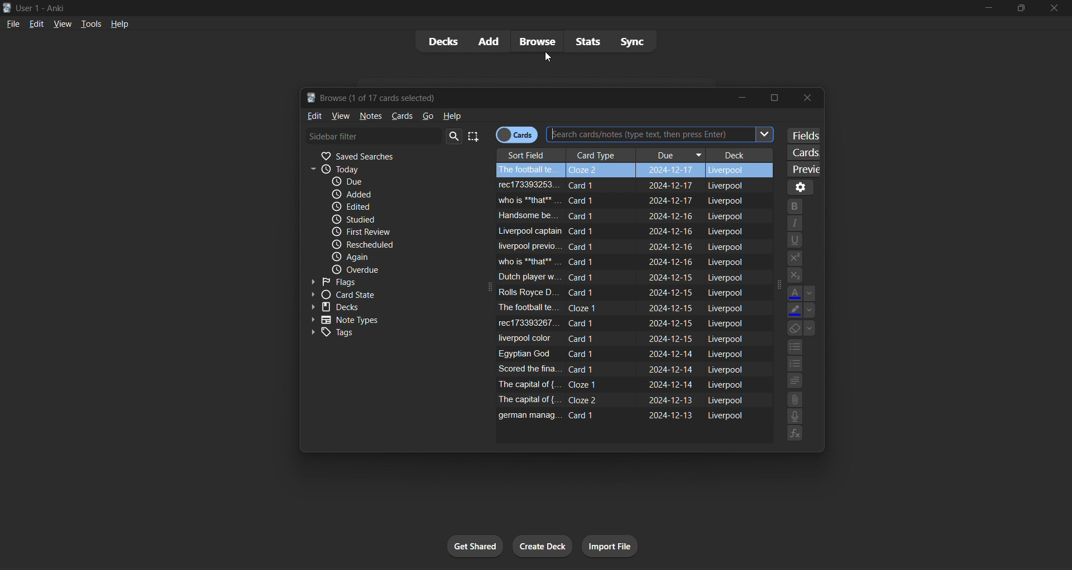  Describe the element at coordinates (531, 277) in the screenshot. I see `field` at that location.